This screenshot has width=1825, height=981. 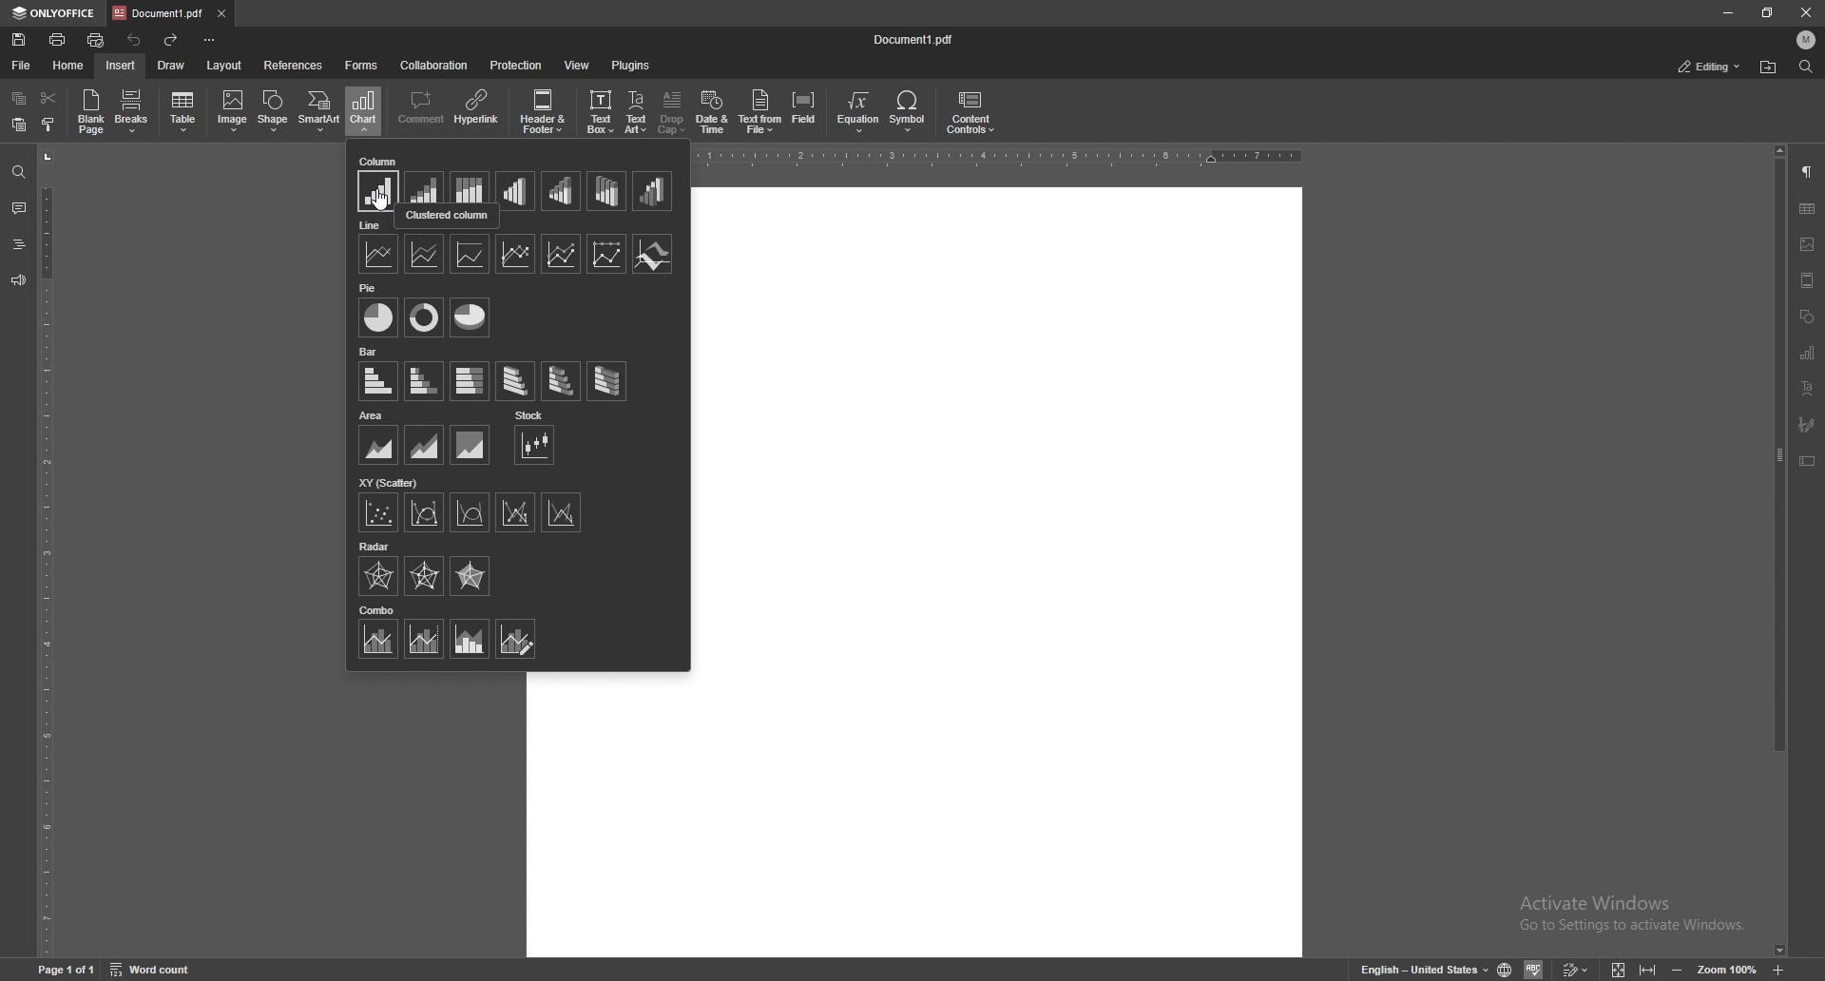 What do you see at coordinates (1006, 156) in the screenshot?
I see `horizontal scale` at bounding box center [1006, 156].